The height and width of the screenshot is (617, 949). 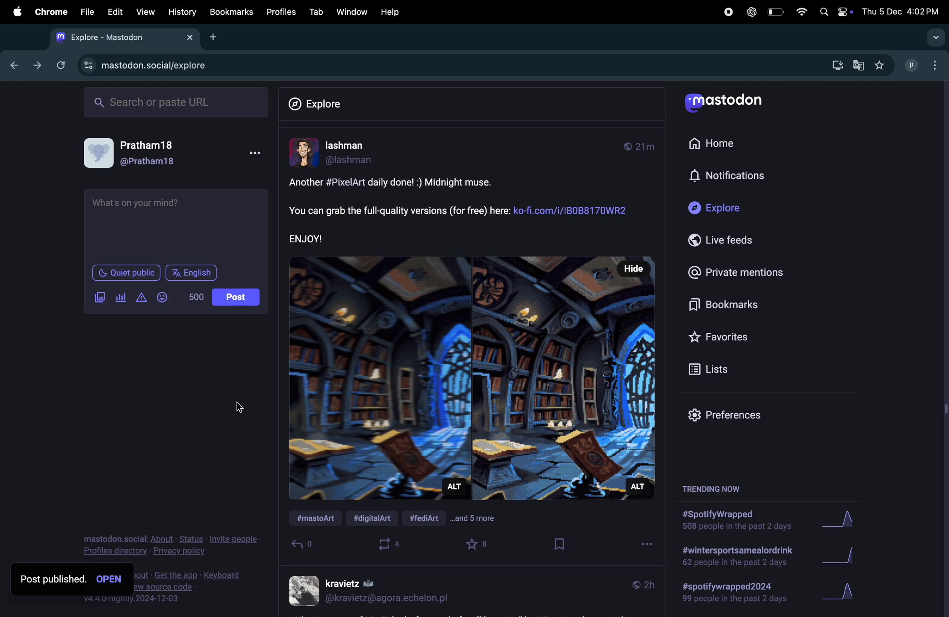 I want to click on options, so click(x=642, y=546).